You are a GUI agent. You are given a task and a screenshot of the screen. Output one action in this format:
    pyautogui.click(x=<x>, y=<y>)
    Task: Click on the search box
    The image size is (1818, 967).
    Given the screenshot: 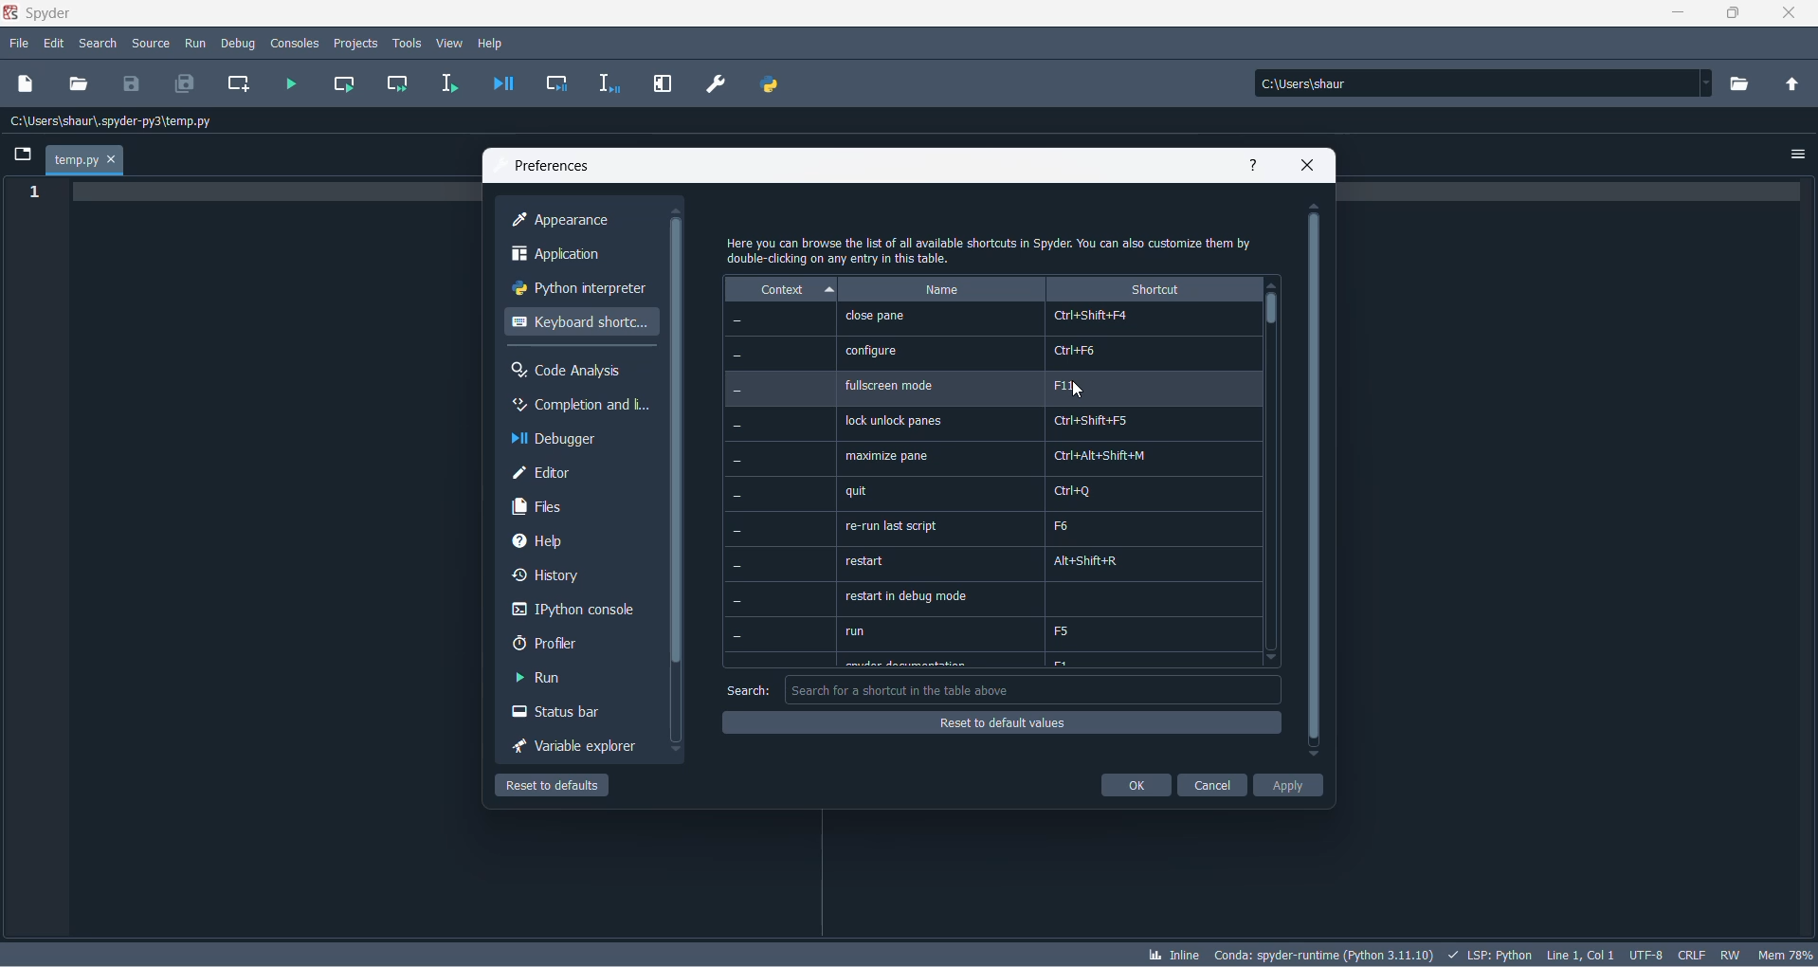 What is the action you would take?
    pyautogui.click(x=1036, y=689)
    